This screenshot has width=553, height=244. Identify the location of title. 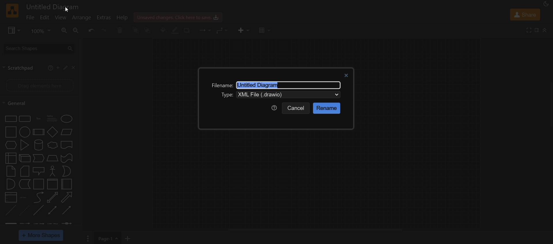
(54, 6).